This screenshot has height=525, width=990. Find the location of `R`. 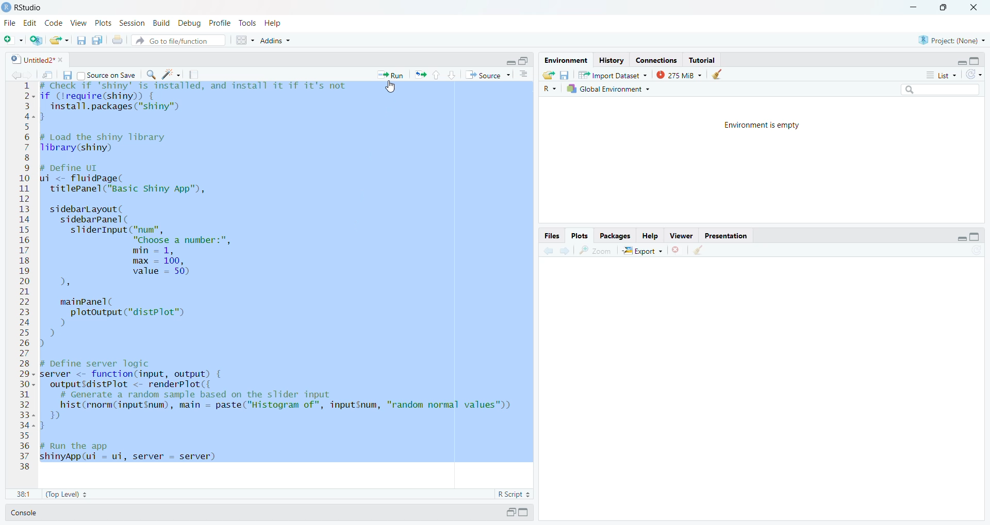

R is located at coordinates (550, 89).